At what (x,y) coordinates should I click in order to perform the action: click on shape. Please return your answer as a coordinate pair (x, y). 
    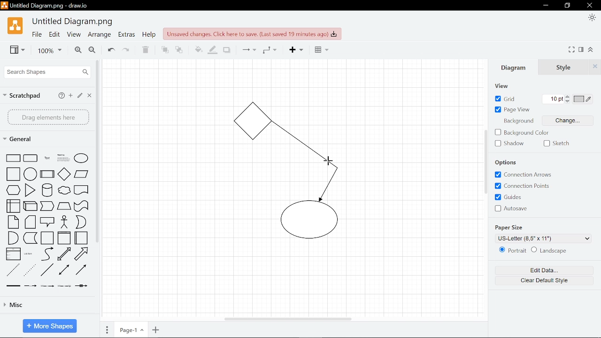
    Looking at the image, I should click on (47, 270).